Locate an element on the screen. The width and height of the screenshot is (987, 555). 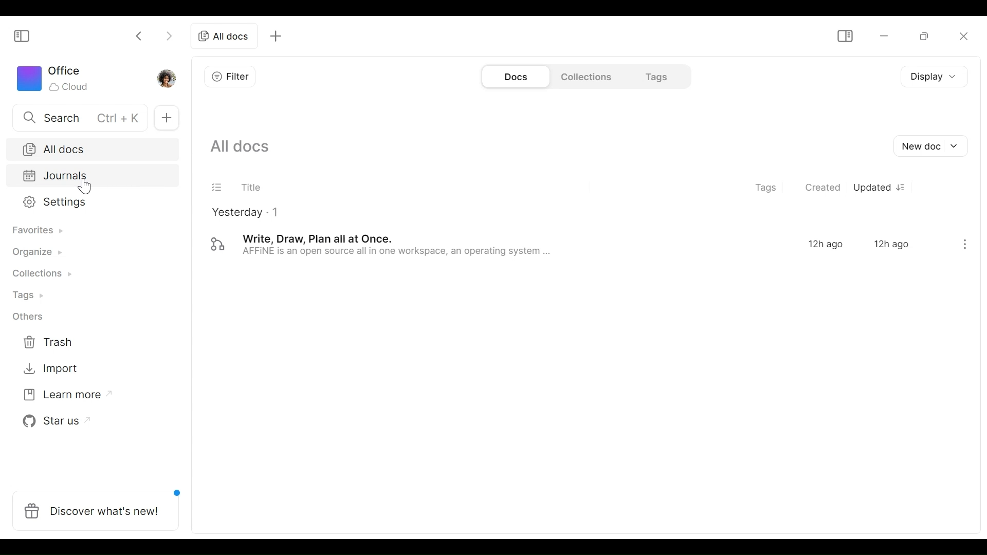
cursor is located at coordinates (85, 187).